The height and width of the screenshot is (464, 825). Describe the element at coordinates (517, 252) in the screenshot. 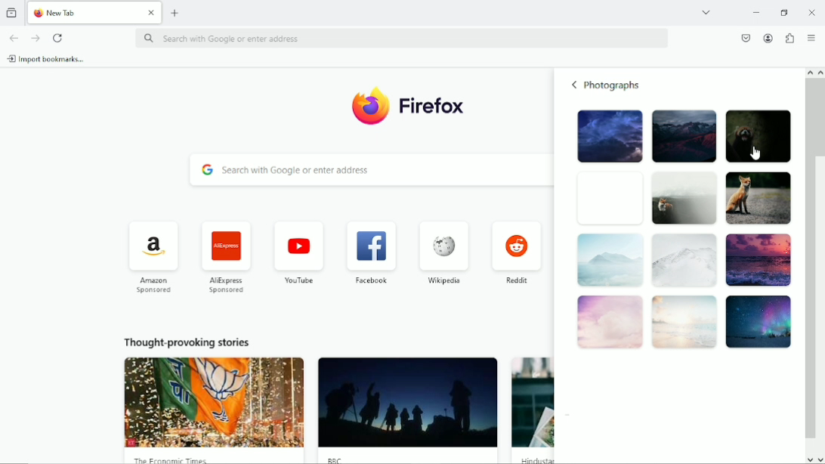

I see `Reddit` at that location.